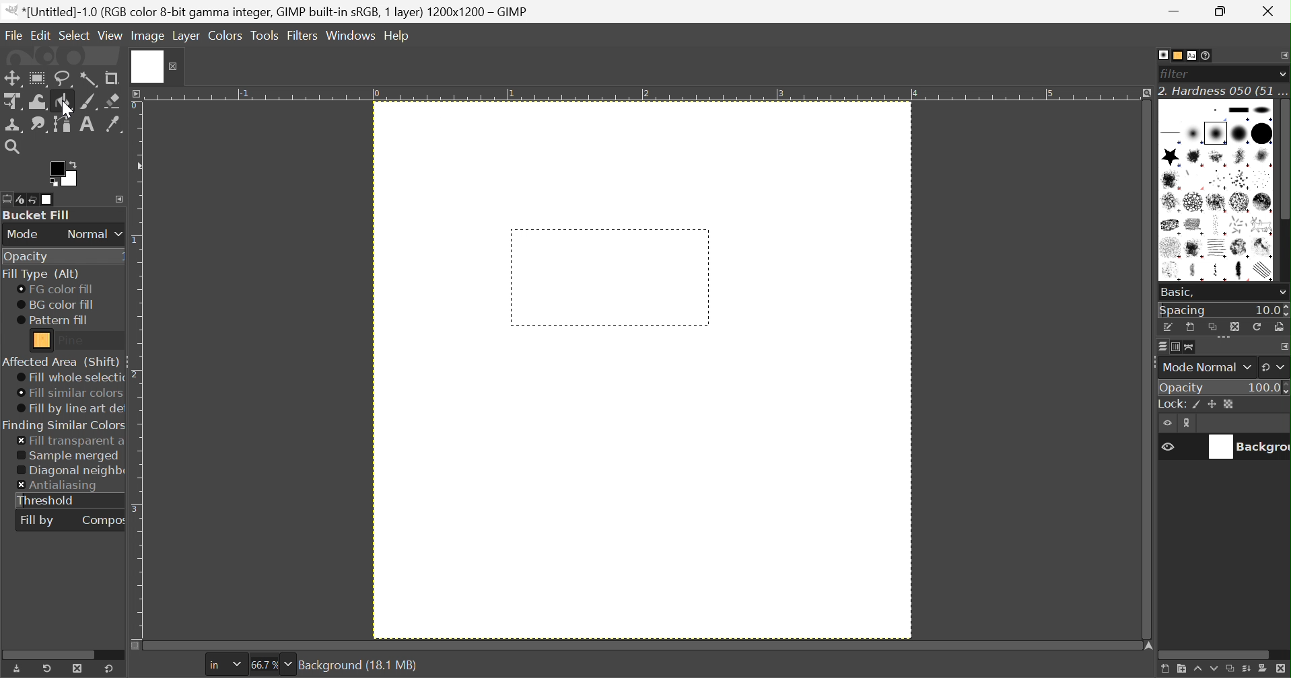 This screenshot has width=1291, height=678. What do you see at coordinates (1175, 55) in the screenshot?
I see `Patterns` at bounding box center [1175, 55].